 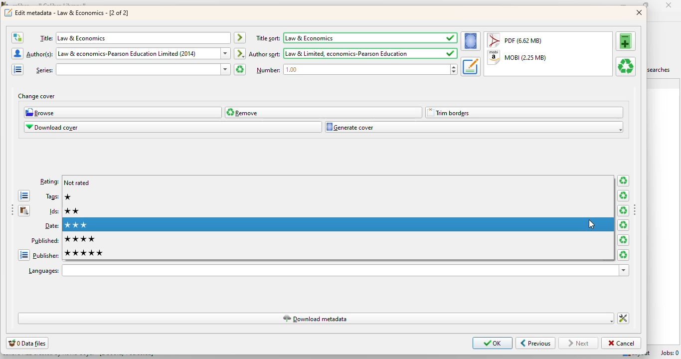 What do you see at coordinates (51, 226) in the screenshot?
I see `date: ` at bounding box center [51, 226].